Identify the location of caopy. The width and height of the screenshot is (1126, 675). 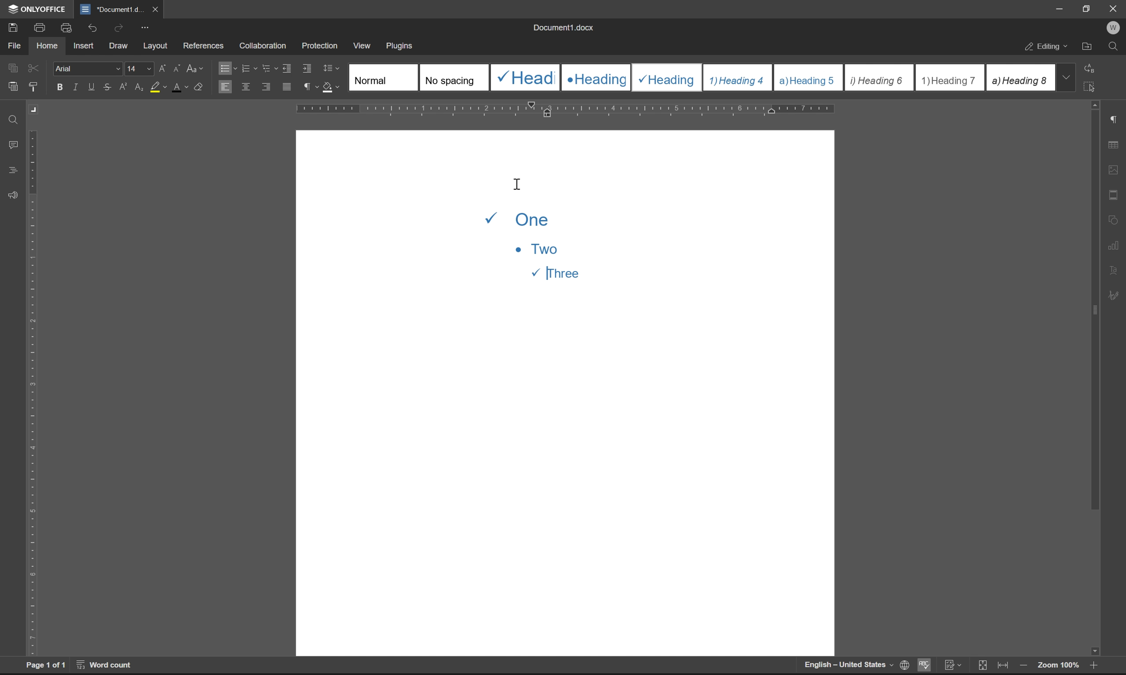
(11, 70).